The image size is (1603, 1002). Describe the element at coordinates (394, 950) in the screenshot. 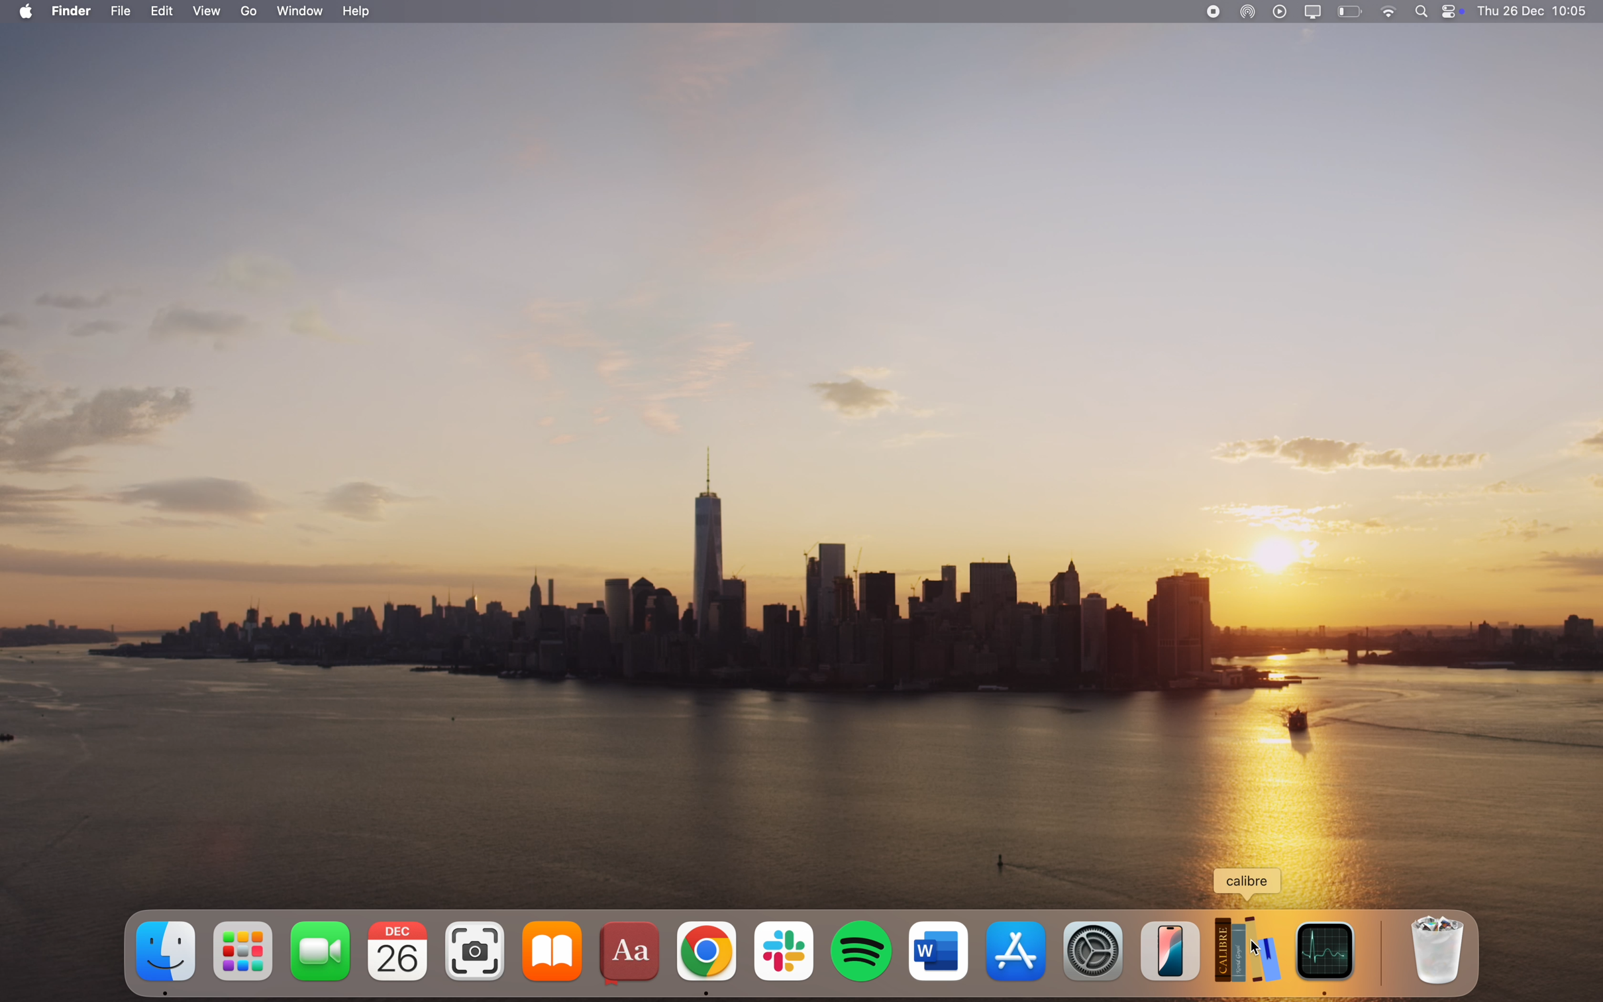

I see `calendar` at that location.